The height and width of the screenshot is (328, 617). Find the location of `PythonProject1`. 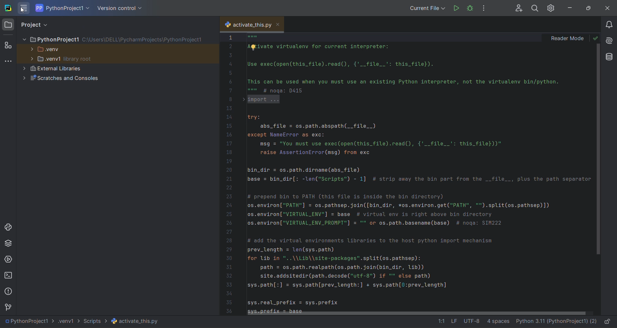

PythonProject1 is located at coordinates (119, 38).